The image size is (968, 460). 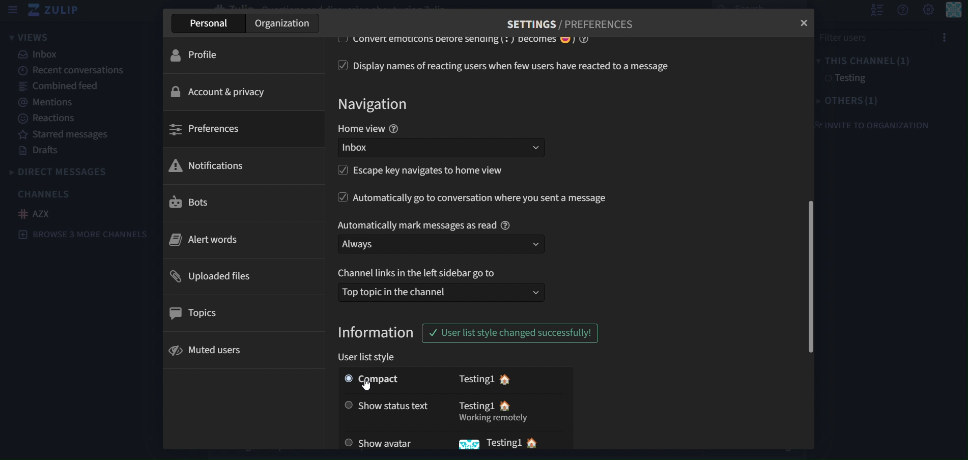 What do you see at coordinates (210, 349) in the screenshot?
I see `muted users` at bounding box center [210, 349].